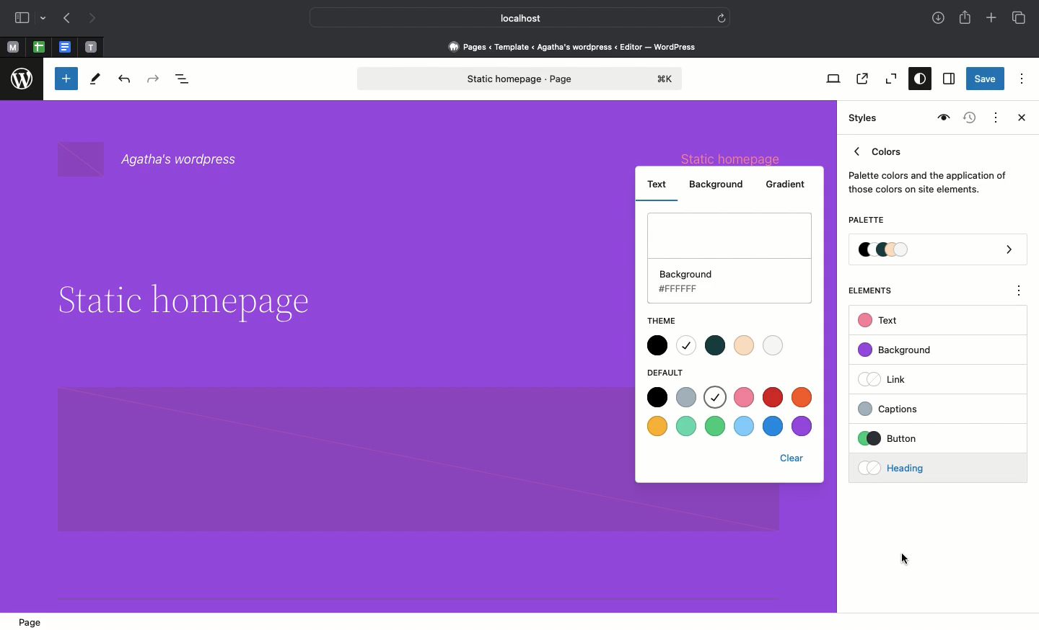  What do you see at coordinates (878, 290) in the screenshot?
I see `Elements` at bounding box center [878, 290].